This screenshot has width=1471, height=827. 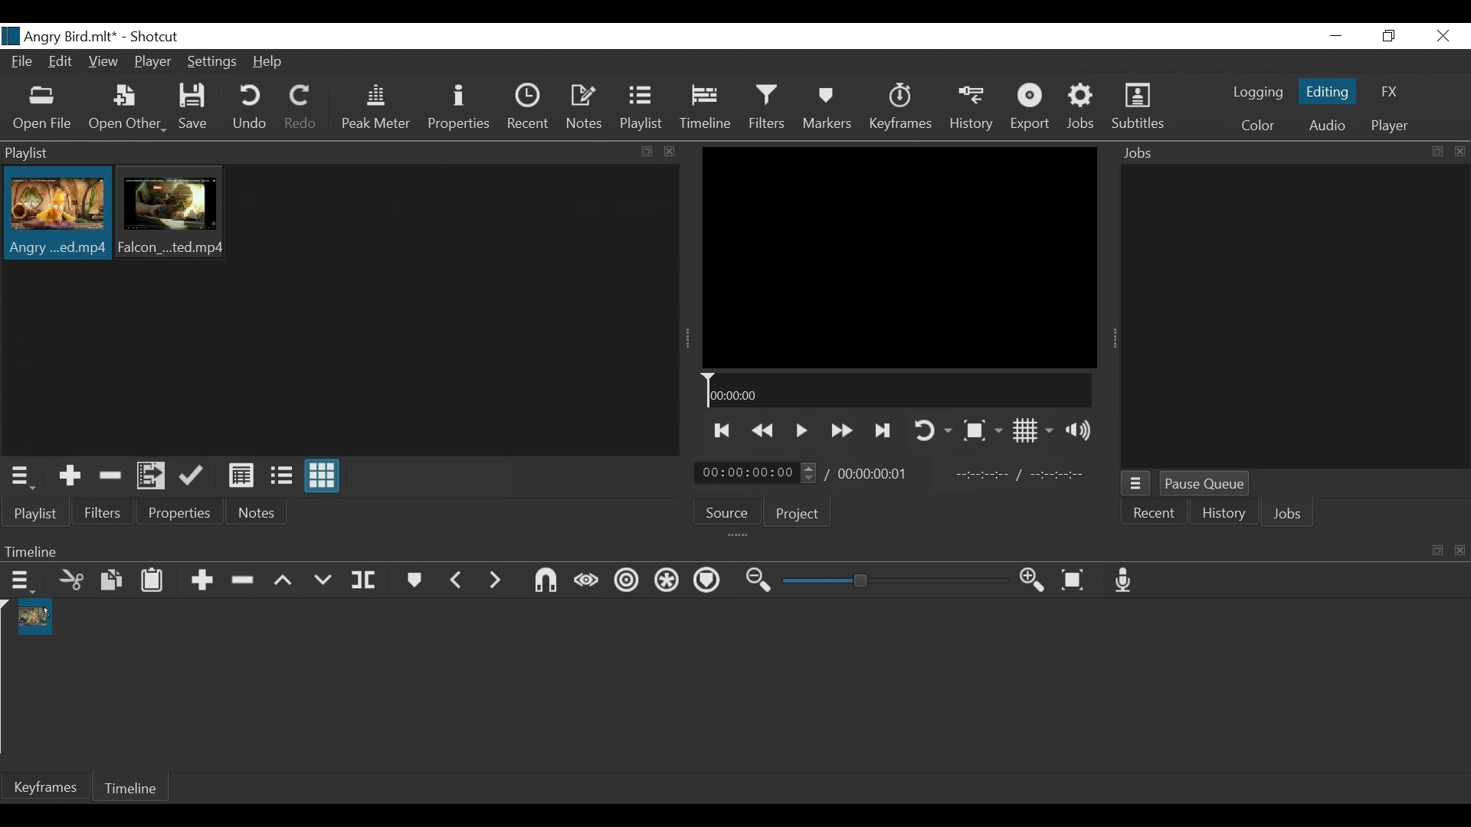 What do you see at coordinates (152, 476) in the screenshot?
I see `Add files to the playlist` at bounding box center [152, 476].